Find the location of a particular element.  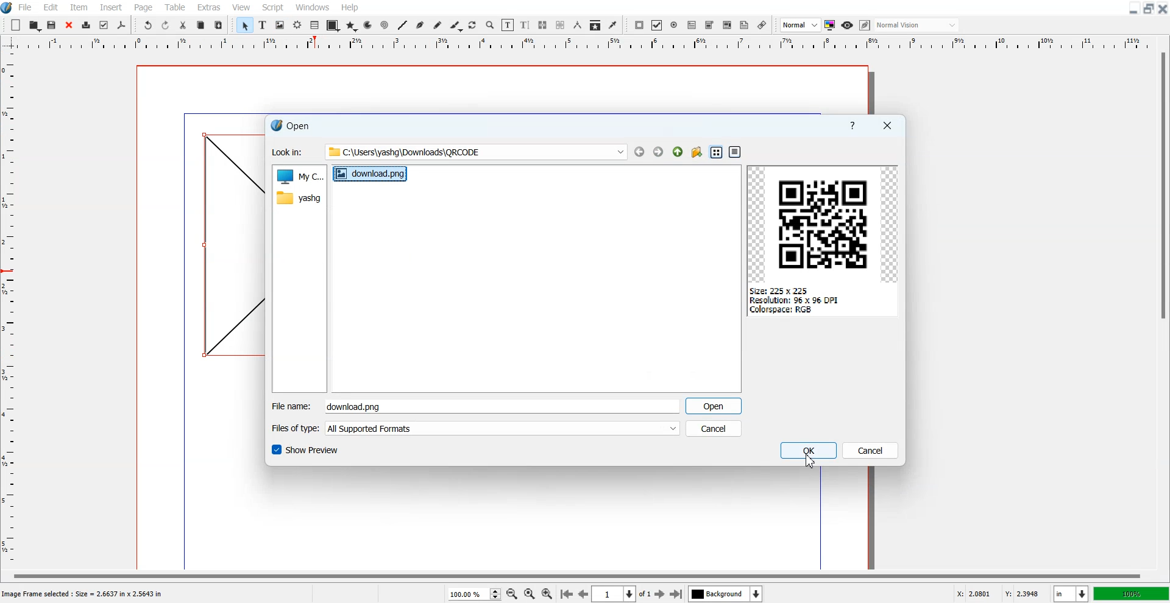

PDF Combo Box is located at coordinates (709, 26).